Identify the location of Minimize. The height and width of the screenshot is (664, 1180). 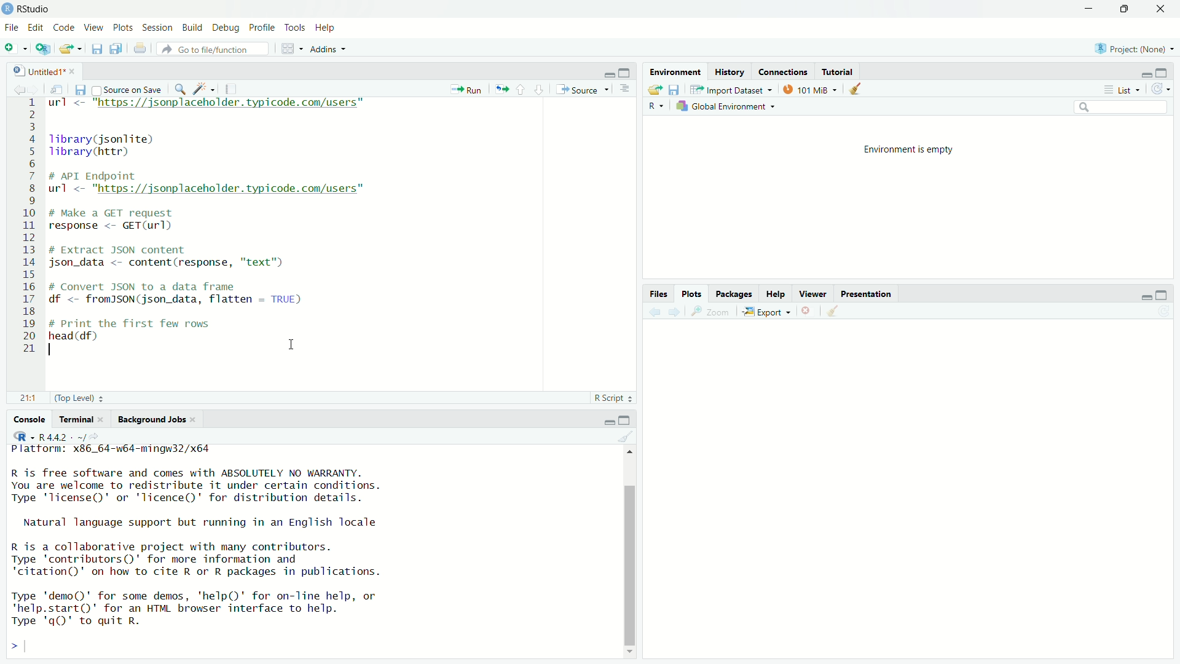
(1091, 9).